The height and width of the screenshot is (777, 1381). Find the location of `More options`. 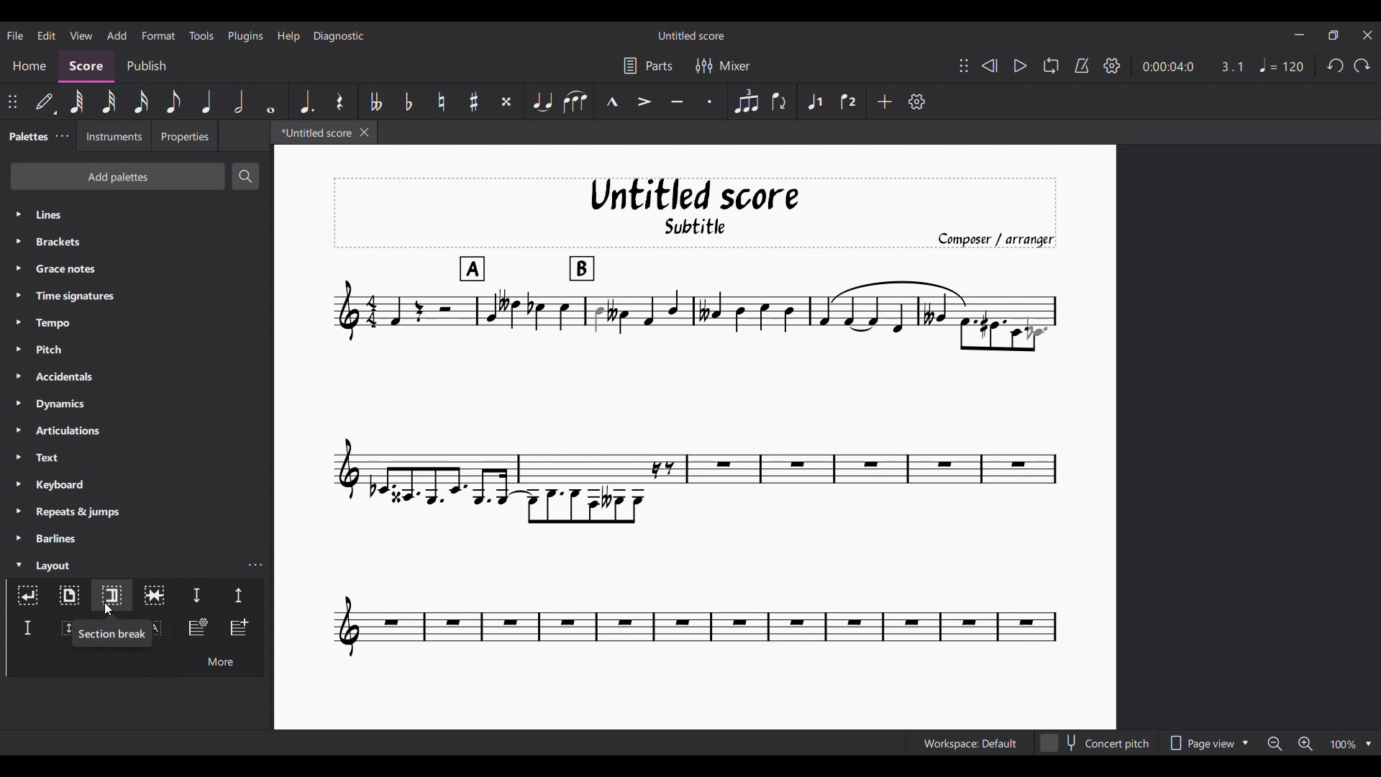

More options is located at coordinates (219, 660).